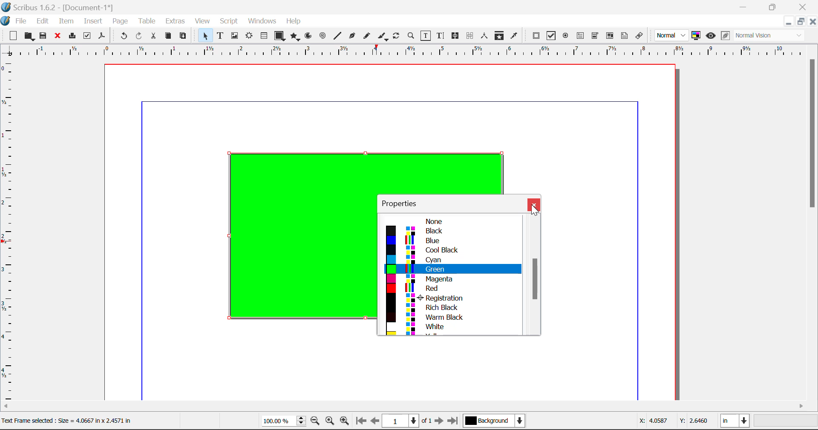 This screenshot has width=818, height=430. Describe the element at coordinates (440, 36) in the screenshot. I see `Edit Text With Story Editor` at that location.